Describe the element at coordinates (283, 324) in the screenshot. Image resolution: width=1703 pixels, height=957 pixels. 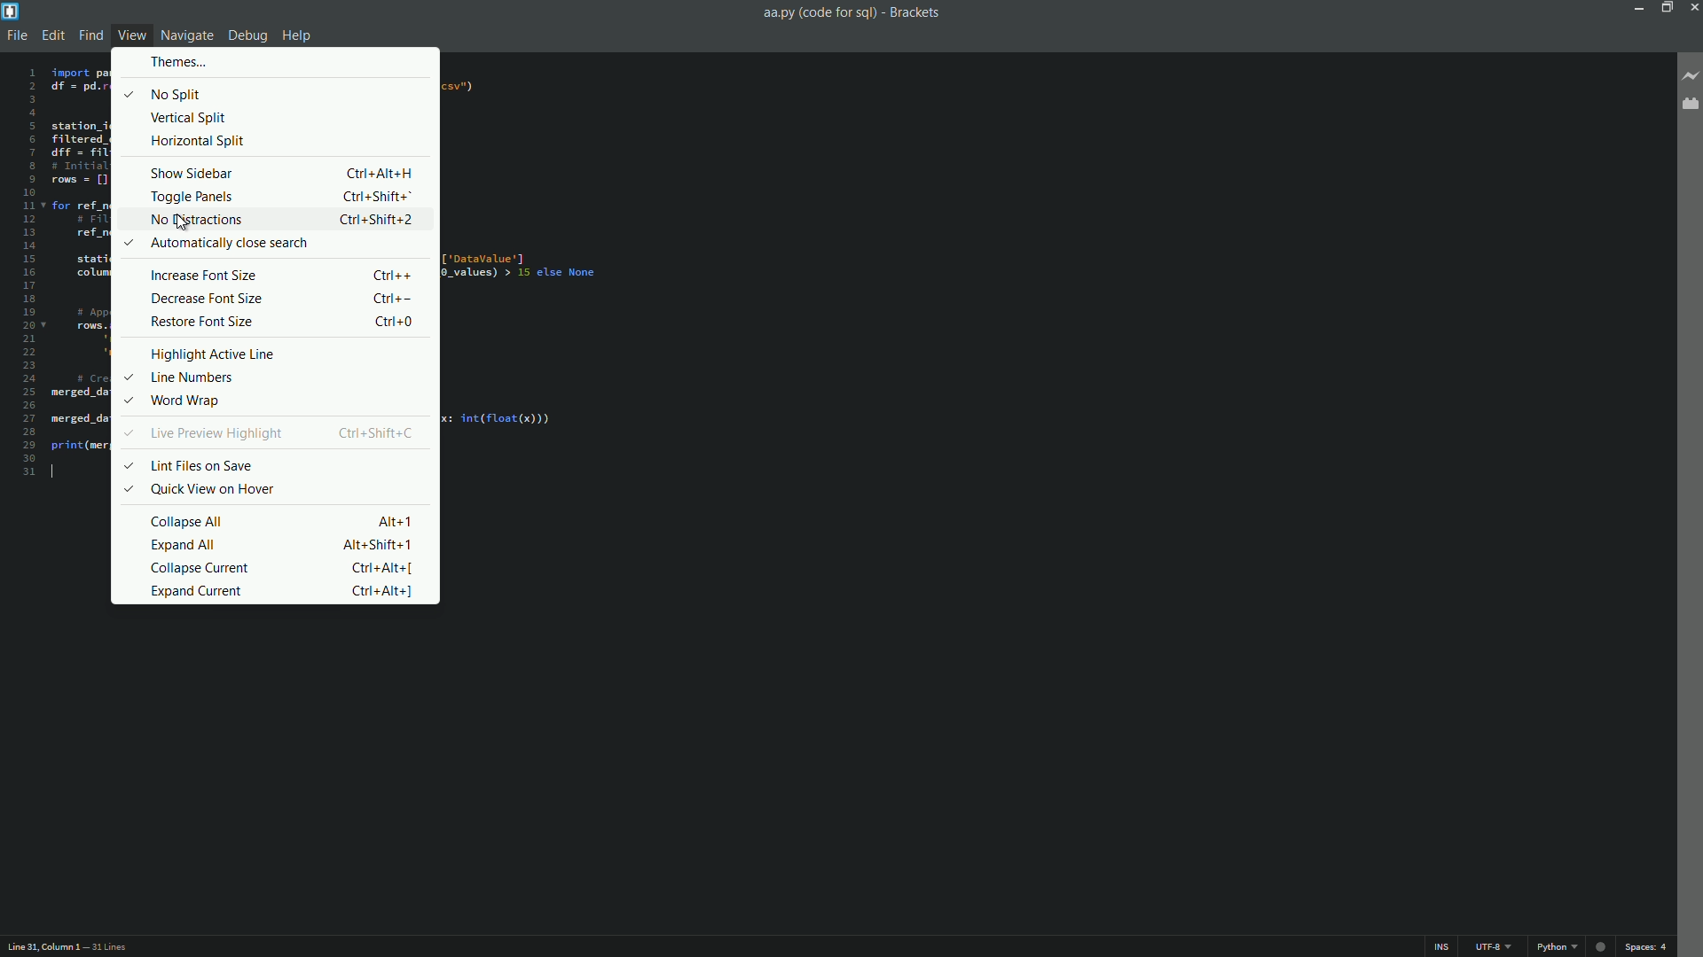
I see `restore font size Ctrl + O` at that location.